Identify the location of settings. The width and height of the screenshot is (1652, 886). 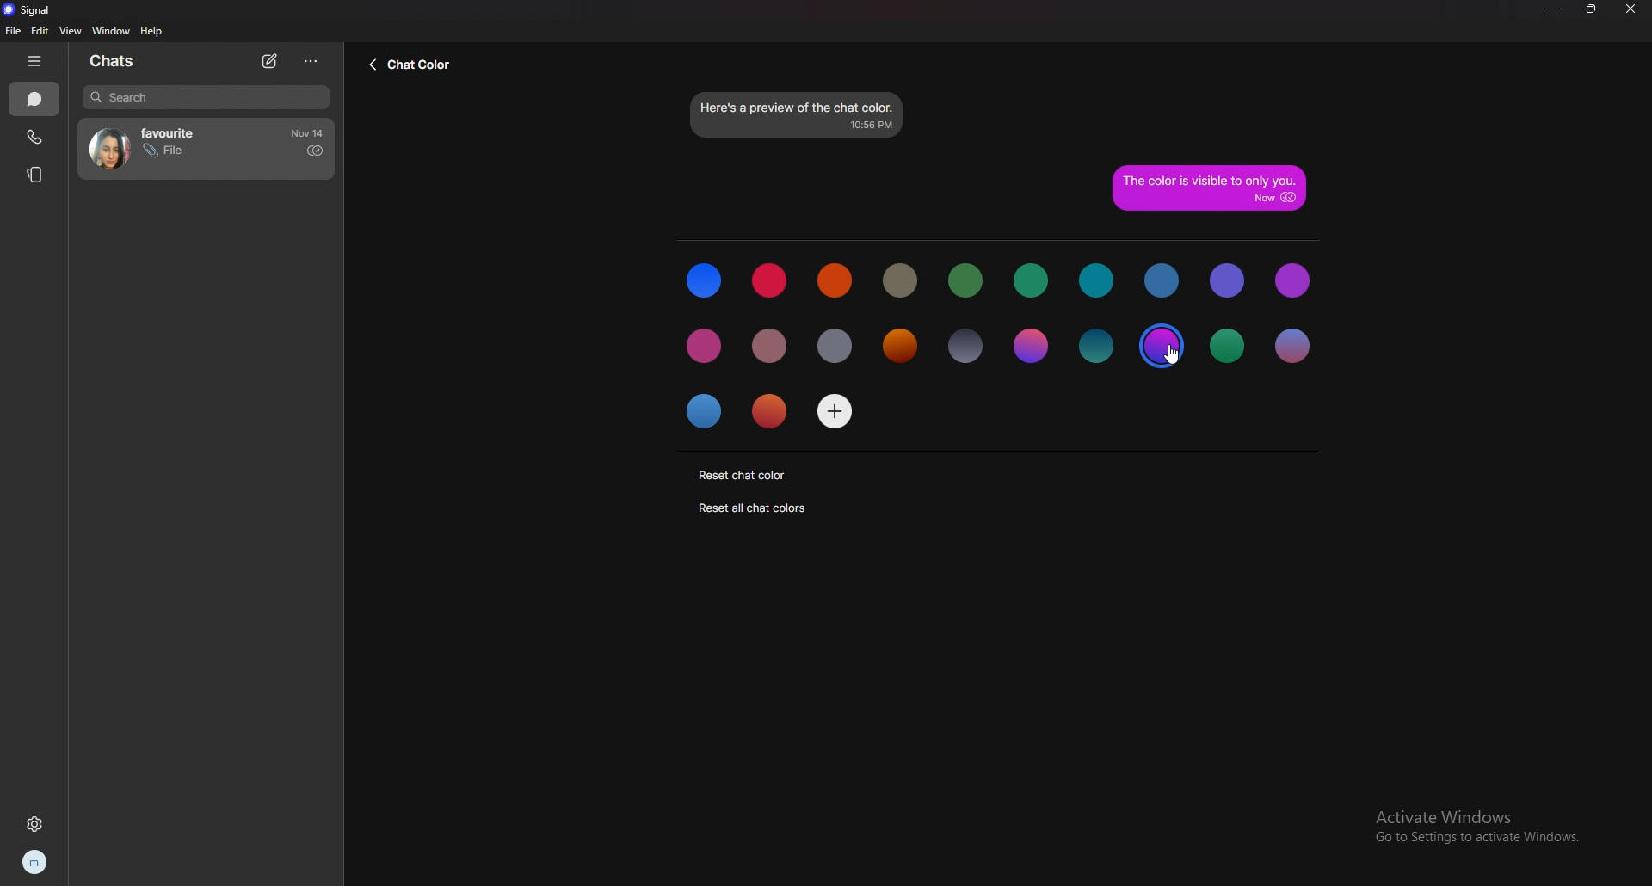
(40, 825).